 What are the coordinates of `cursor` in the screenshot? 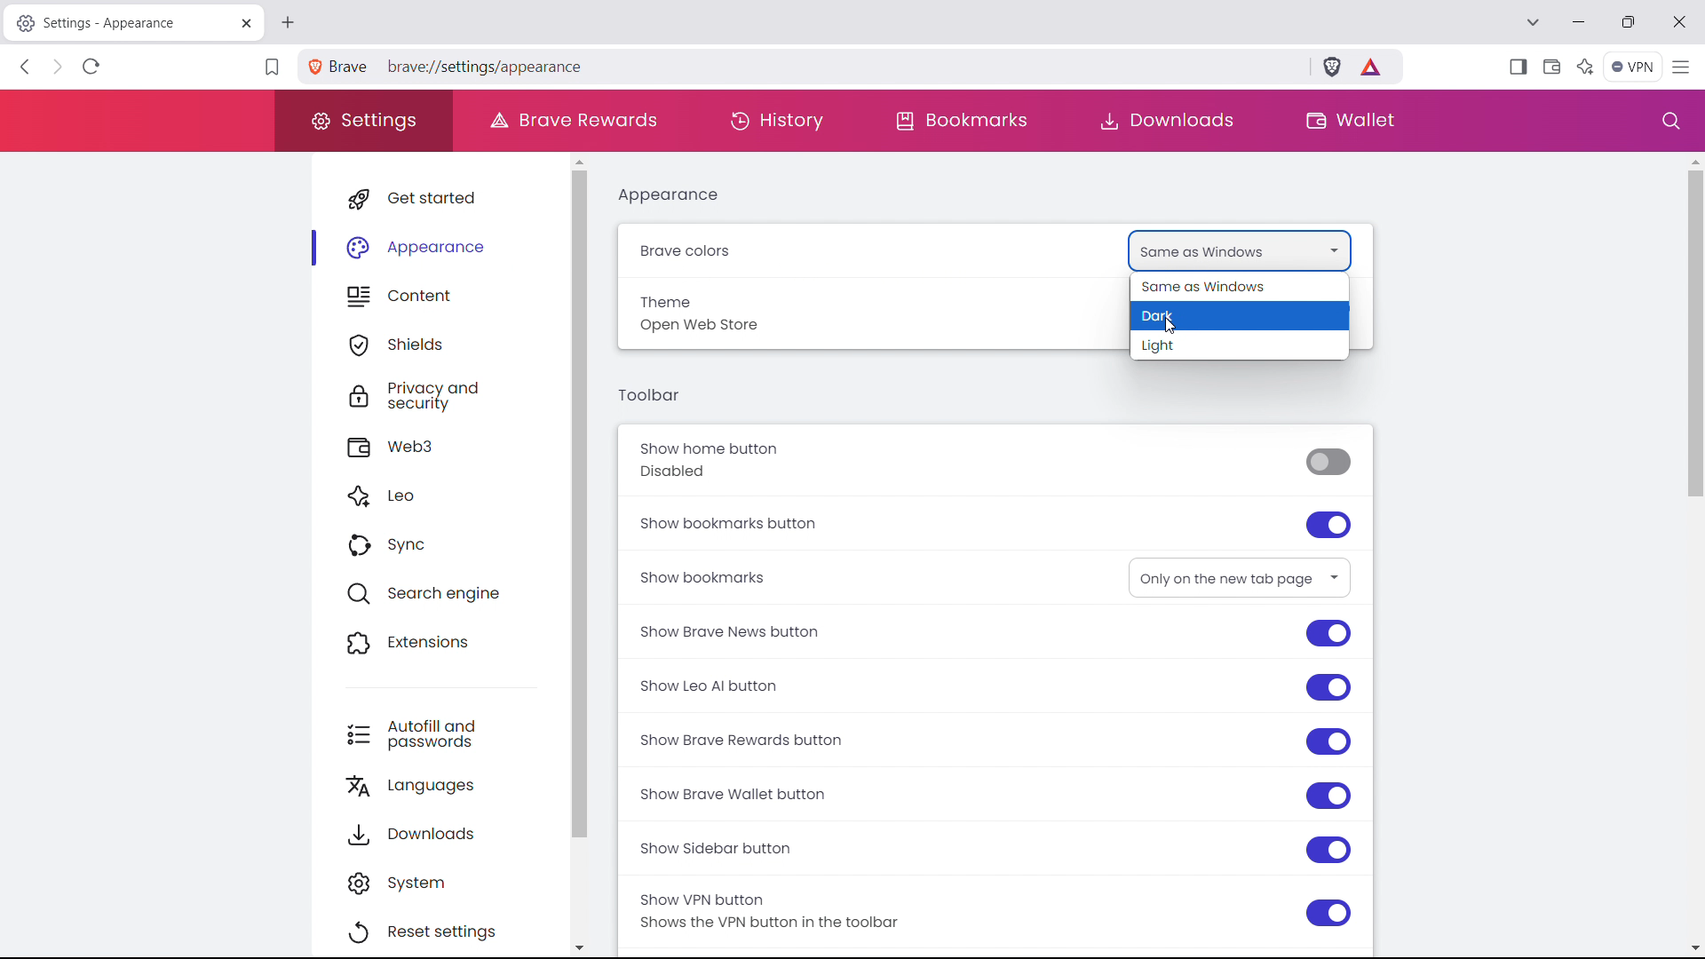 It's located at (1161, 329).